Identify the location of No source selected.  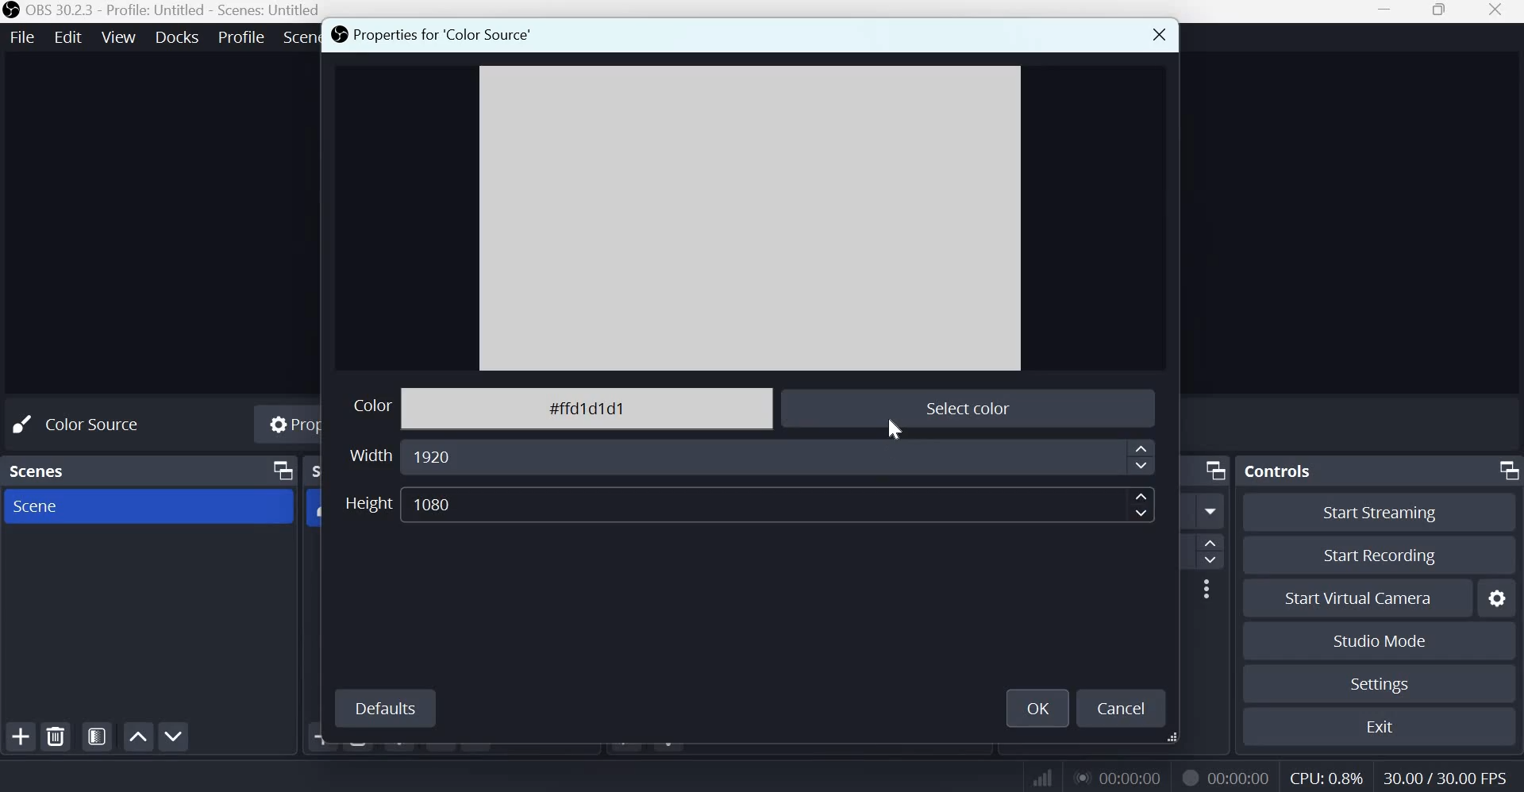
(93, 423).